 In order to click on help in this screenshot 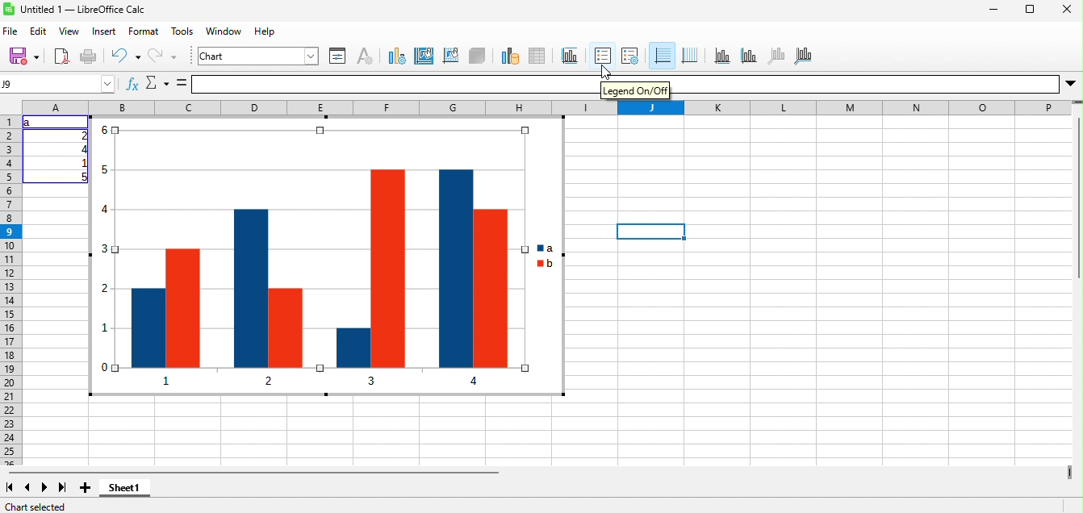, I will do `click(266, 32)`.